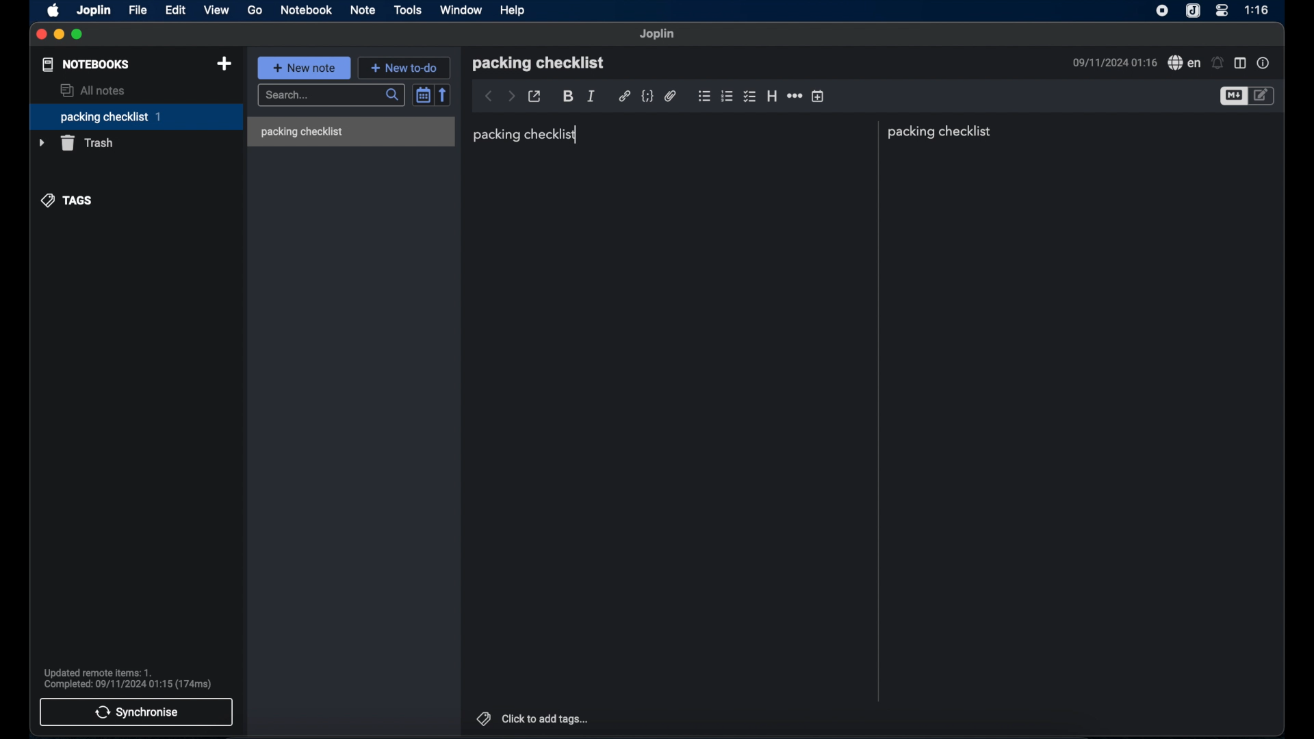 The image size is (1314, 739). I want to click on joplin, so click(658, 34).